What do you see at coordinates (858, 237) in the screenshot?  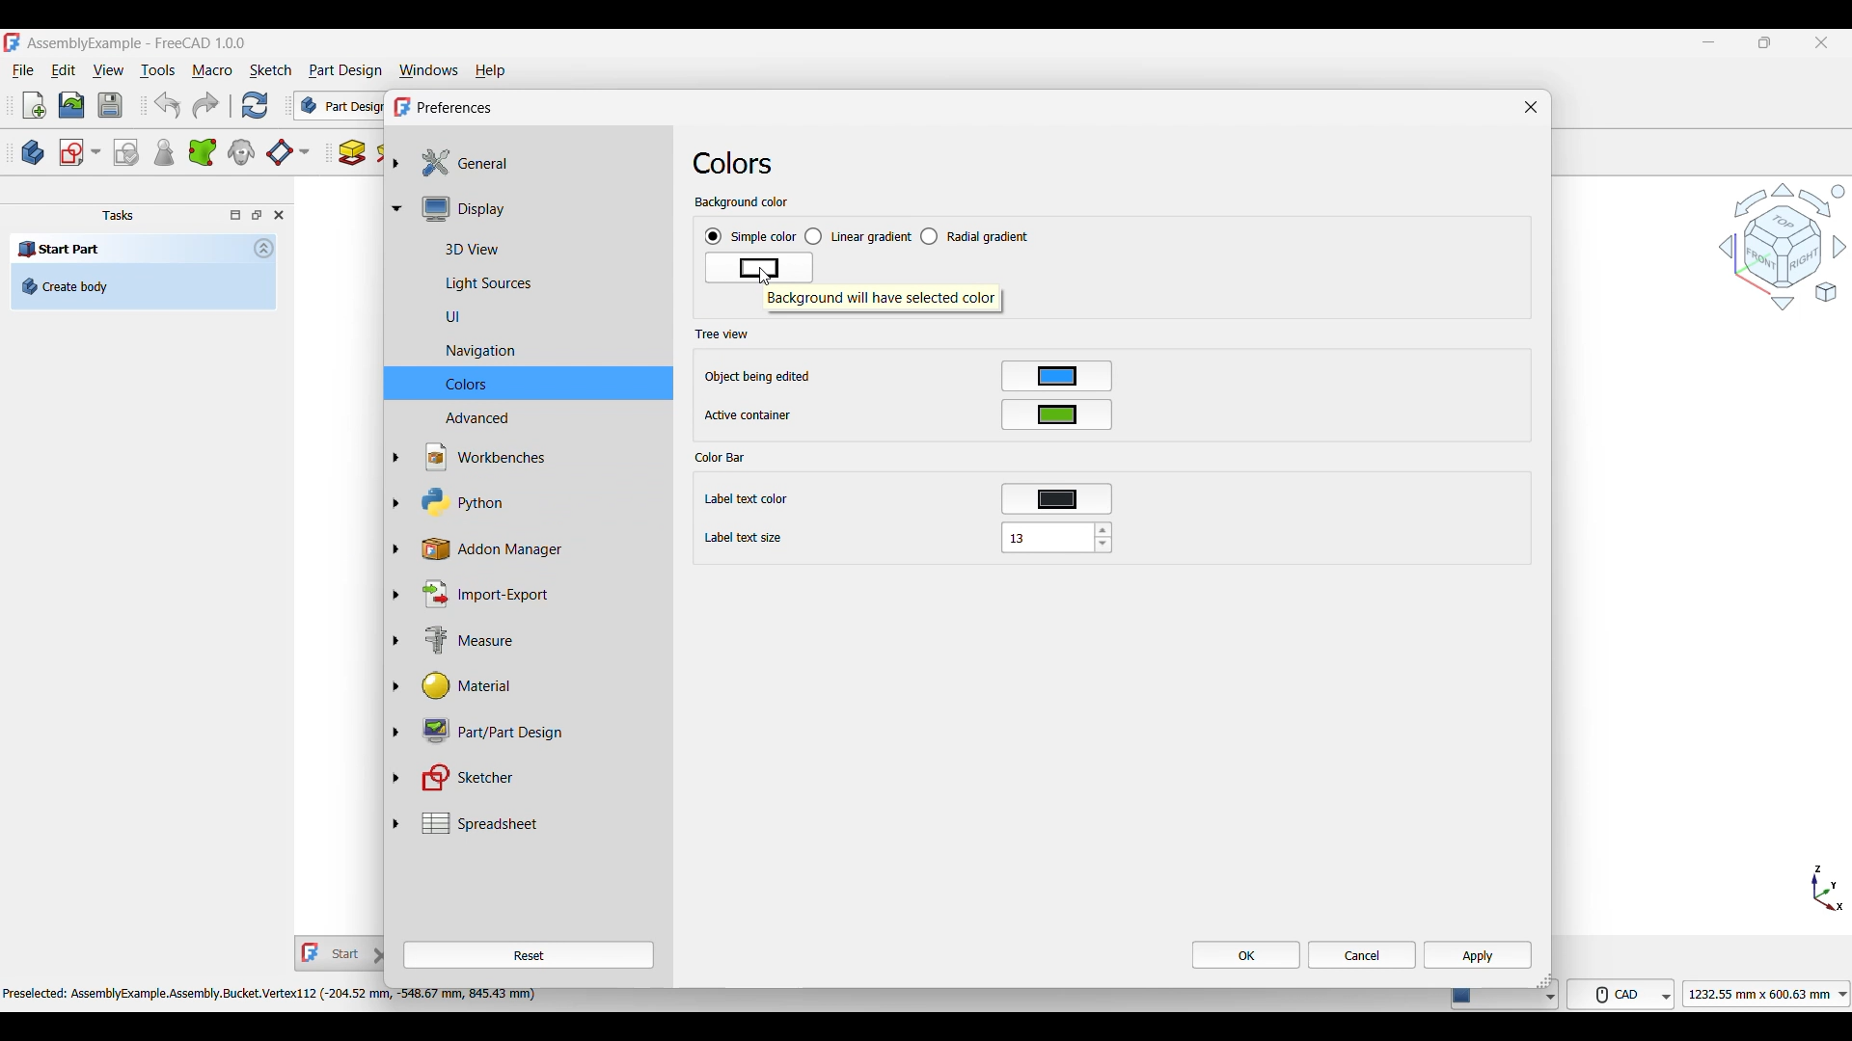 I see `Linear gradient toggle` at bounding box center [858, 237].